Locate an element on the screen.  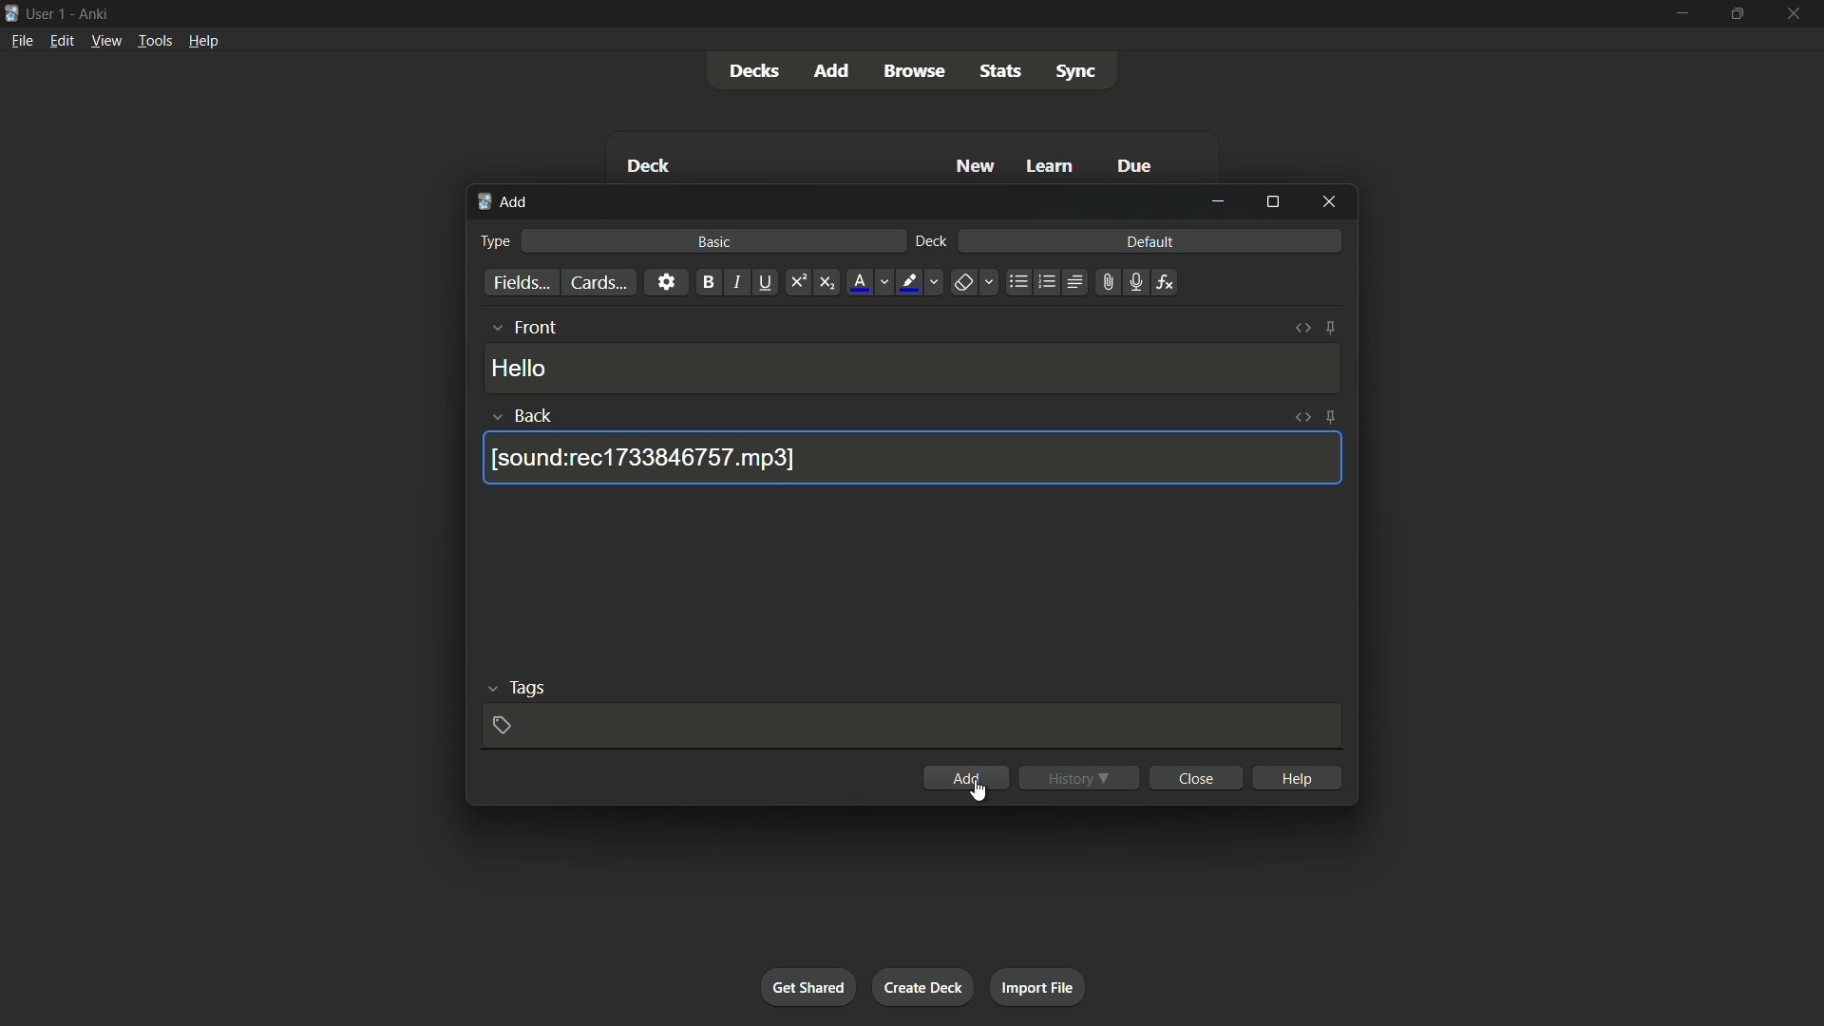
subscript is located at coordinates (826, 282).